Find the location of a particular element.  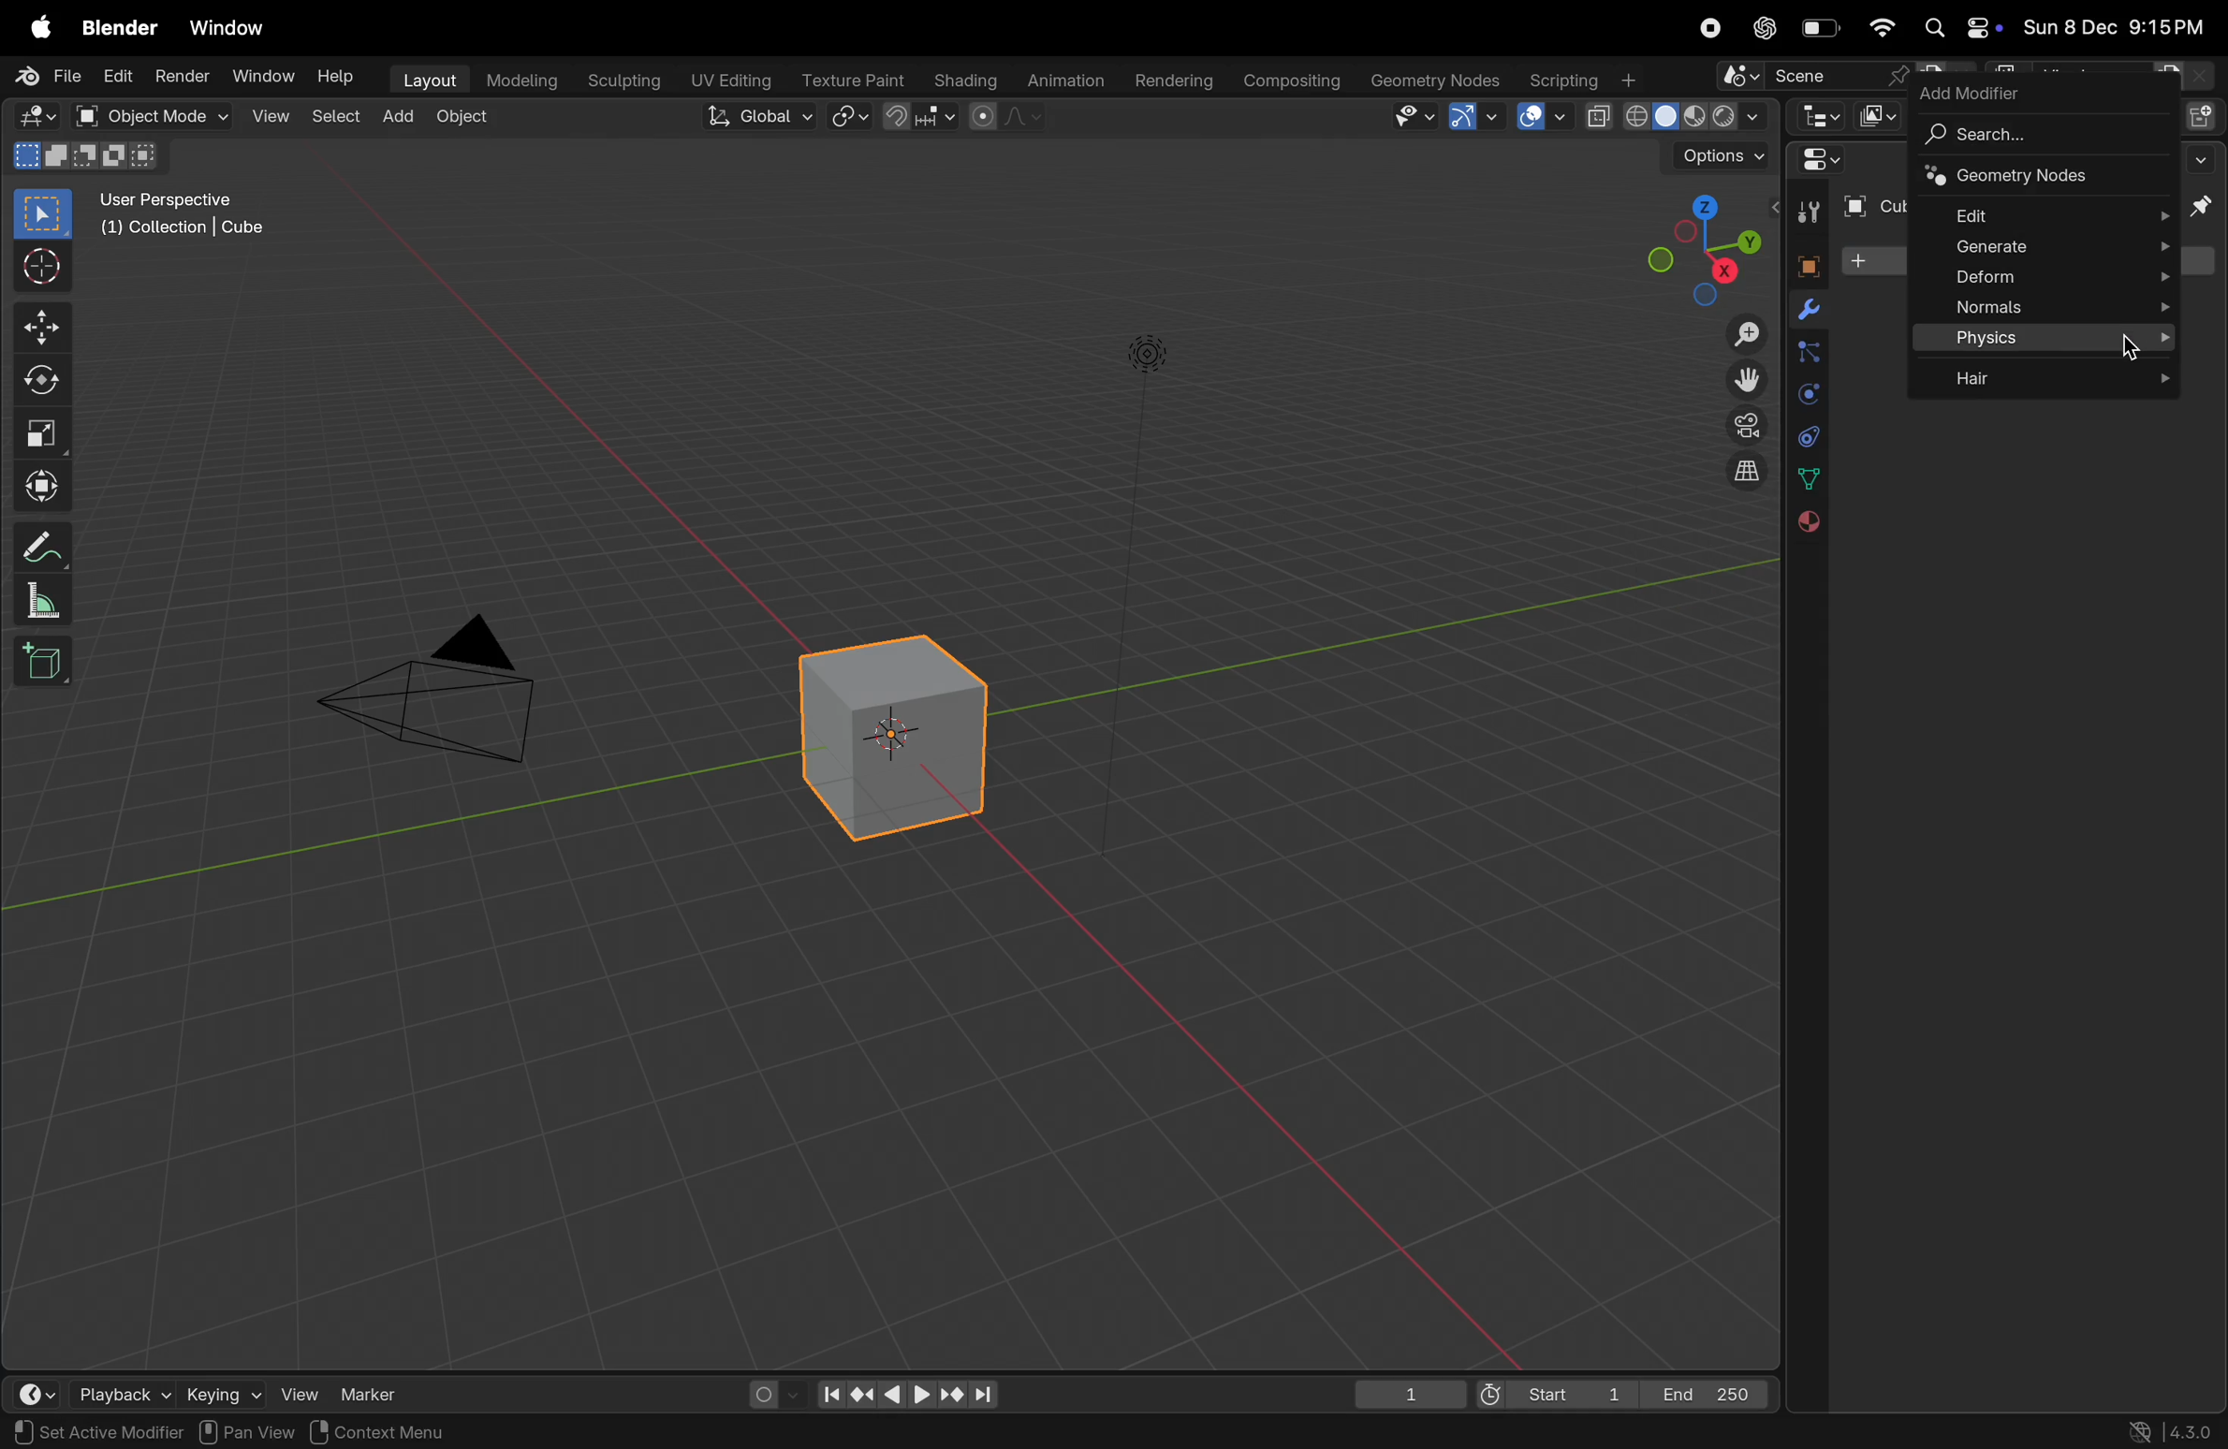

perspective camera is located at coordinates (447, 697).